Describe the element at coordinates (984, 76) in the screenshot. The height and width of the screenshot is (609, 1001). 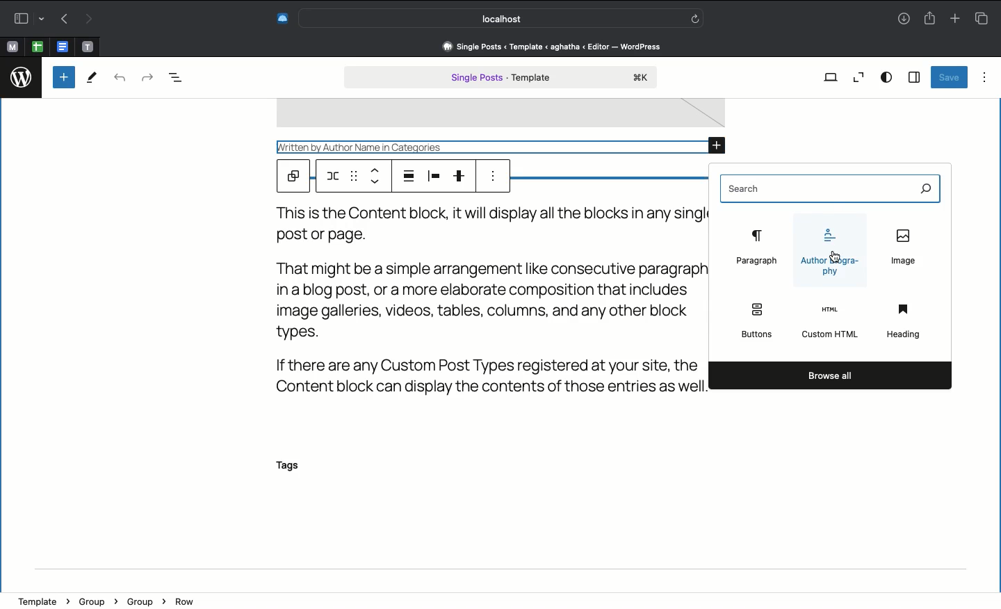
I see `Options` at that location.